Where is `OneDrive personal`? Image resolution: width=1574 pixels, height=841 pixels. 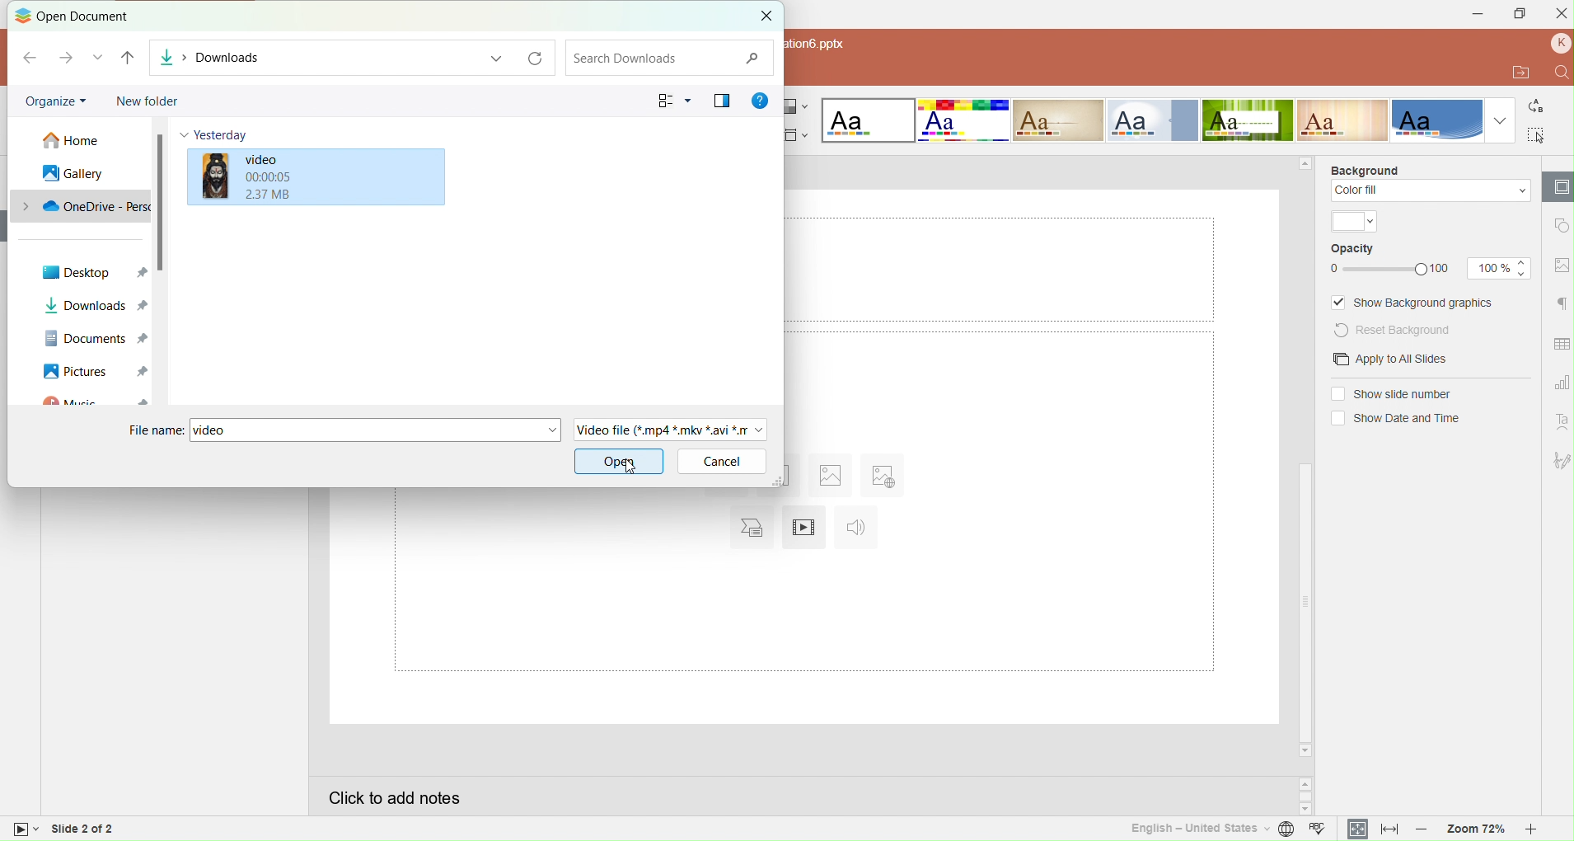 OneDrive personal is located at coordinates (81, 206).